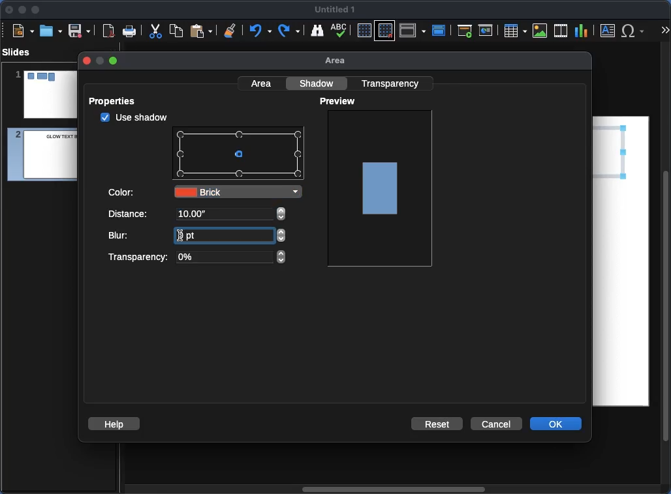 The width and height of the screenshot is (671, 494). I want to click on Display grid, so click(364, 31).